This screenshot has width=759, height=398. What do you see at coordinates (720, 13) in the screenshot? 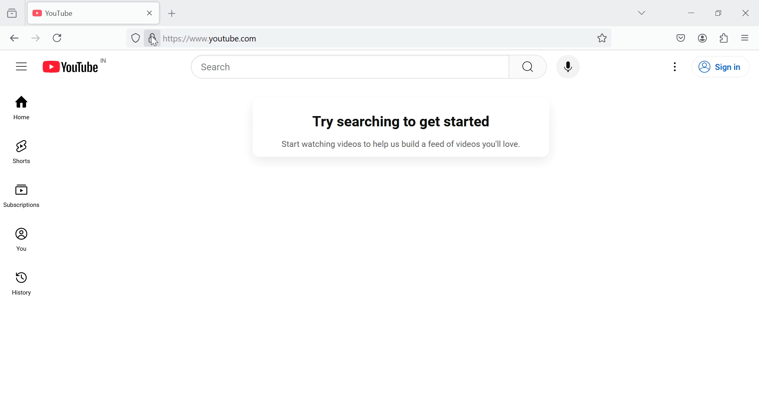
I see `Maximize` at bounding box center [720, 13].